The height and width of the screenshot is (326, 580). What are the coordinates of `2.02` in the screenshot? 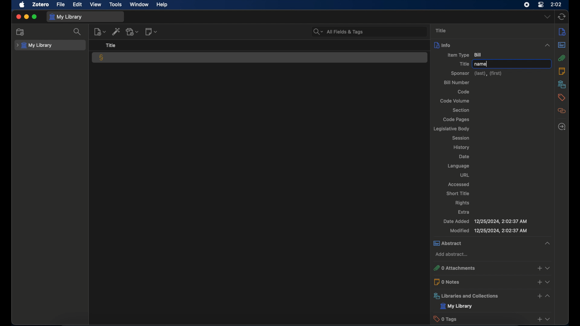 It's located at (556, 4).